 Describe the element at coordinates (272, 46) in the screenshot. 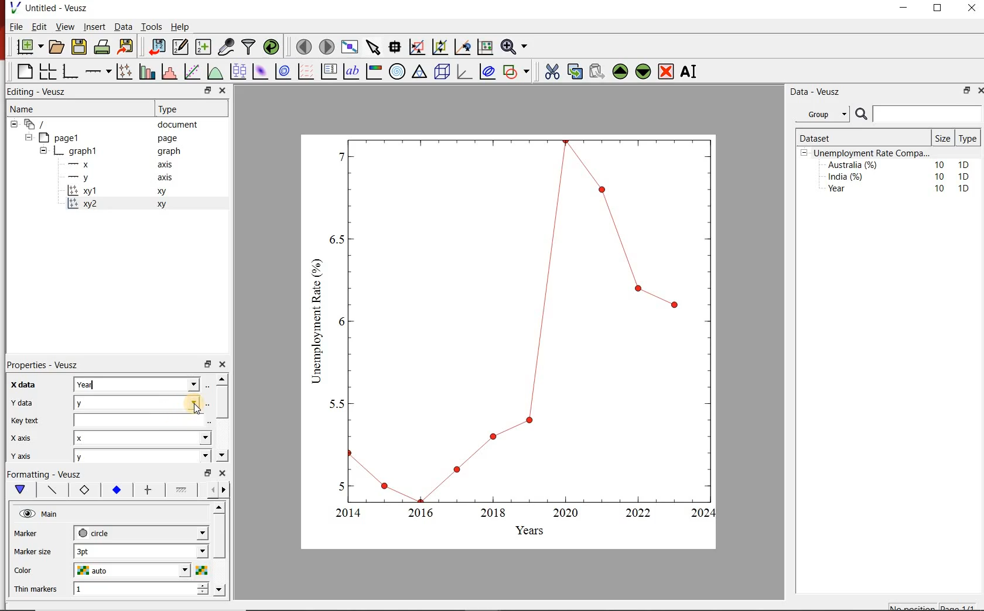

I see `reload datasets` at that location.